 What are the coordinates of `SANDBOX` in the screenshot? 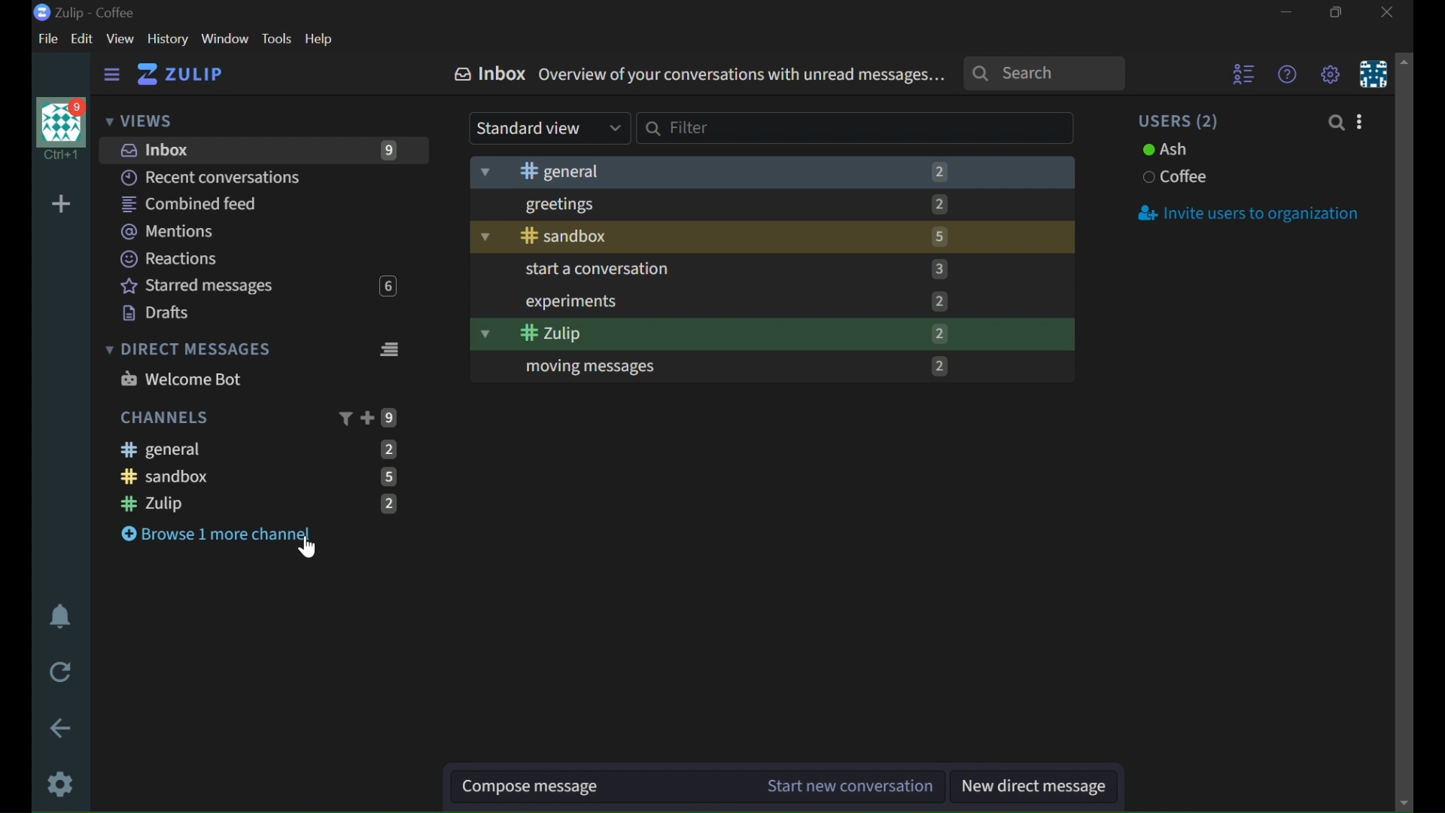 It's located at (771, 234).